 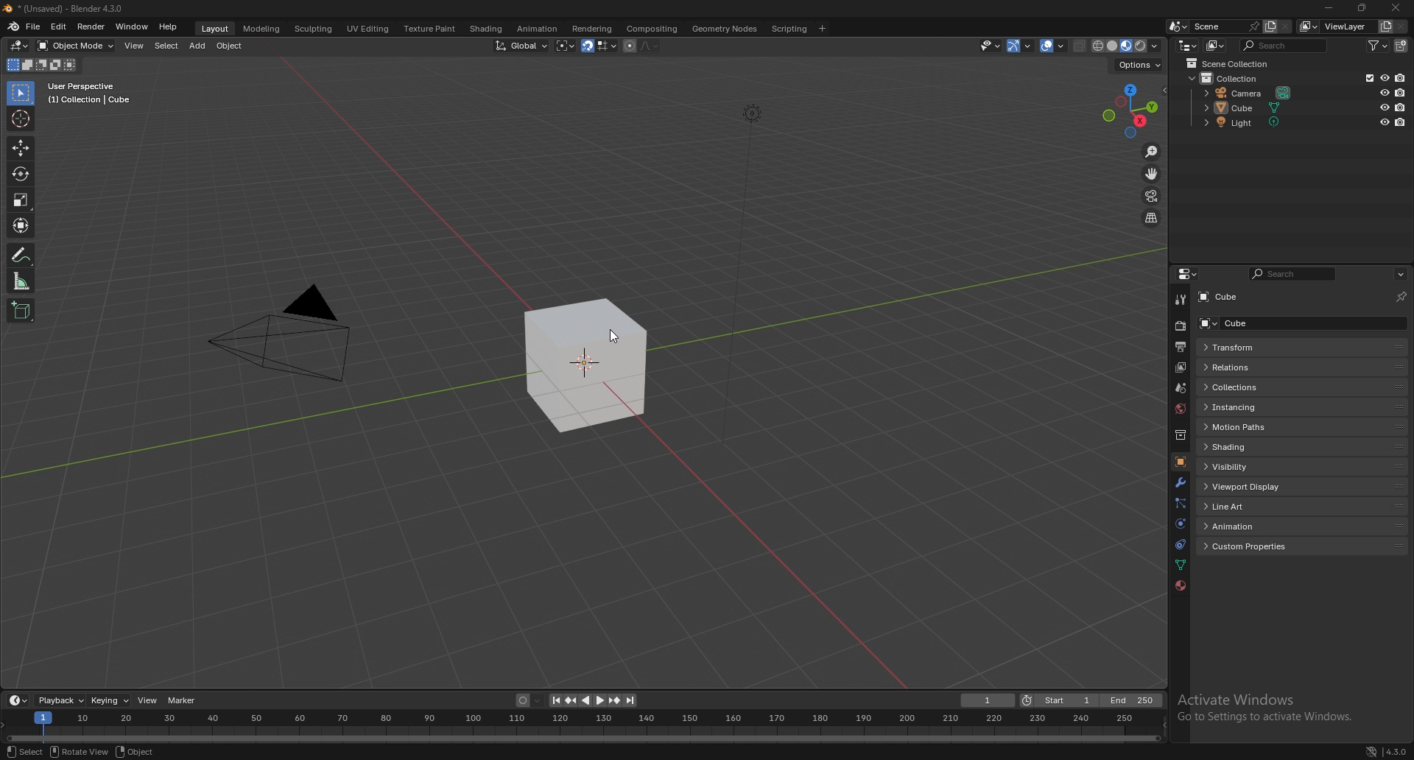 What do you see at coordinates (1179, 462) in the screenshot?
I see `object` at bounding box center [1179, 462].